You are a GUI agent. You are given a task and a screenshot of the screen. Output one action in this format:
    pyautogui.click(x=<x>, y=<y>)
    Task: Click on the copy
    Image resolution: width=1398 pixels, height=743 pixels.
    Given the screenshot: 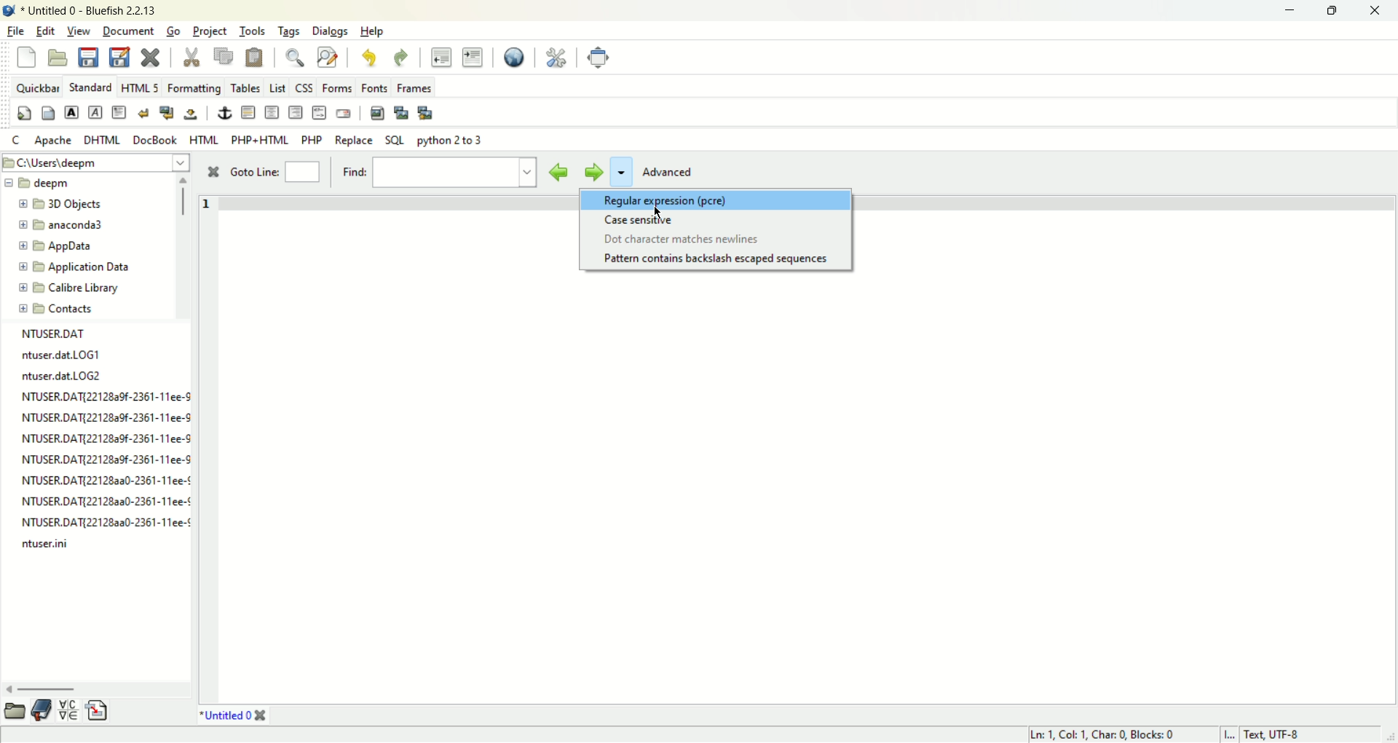 What is the action you would take?
    pyautogui.click(x=225, y=55)
    